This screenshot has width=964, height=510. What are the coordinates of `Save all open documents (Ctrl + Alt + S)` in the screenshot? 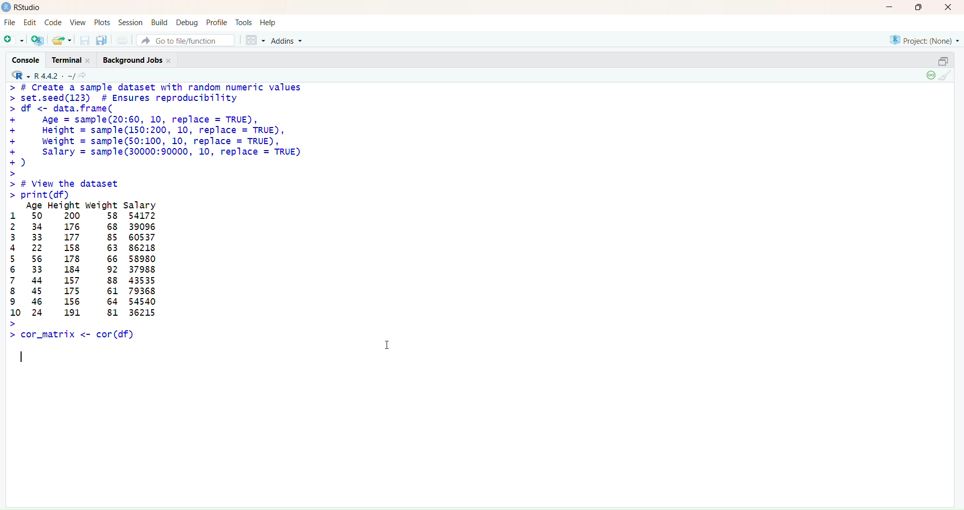 It's located at (102, 39).